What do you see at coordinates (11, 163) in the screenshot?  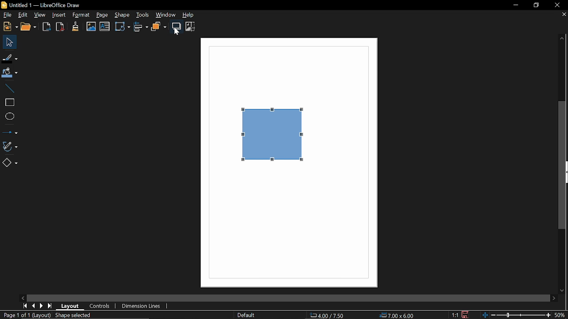 I see `Basic shapes` at bounding box center [11, 163].